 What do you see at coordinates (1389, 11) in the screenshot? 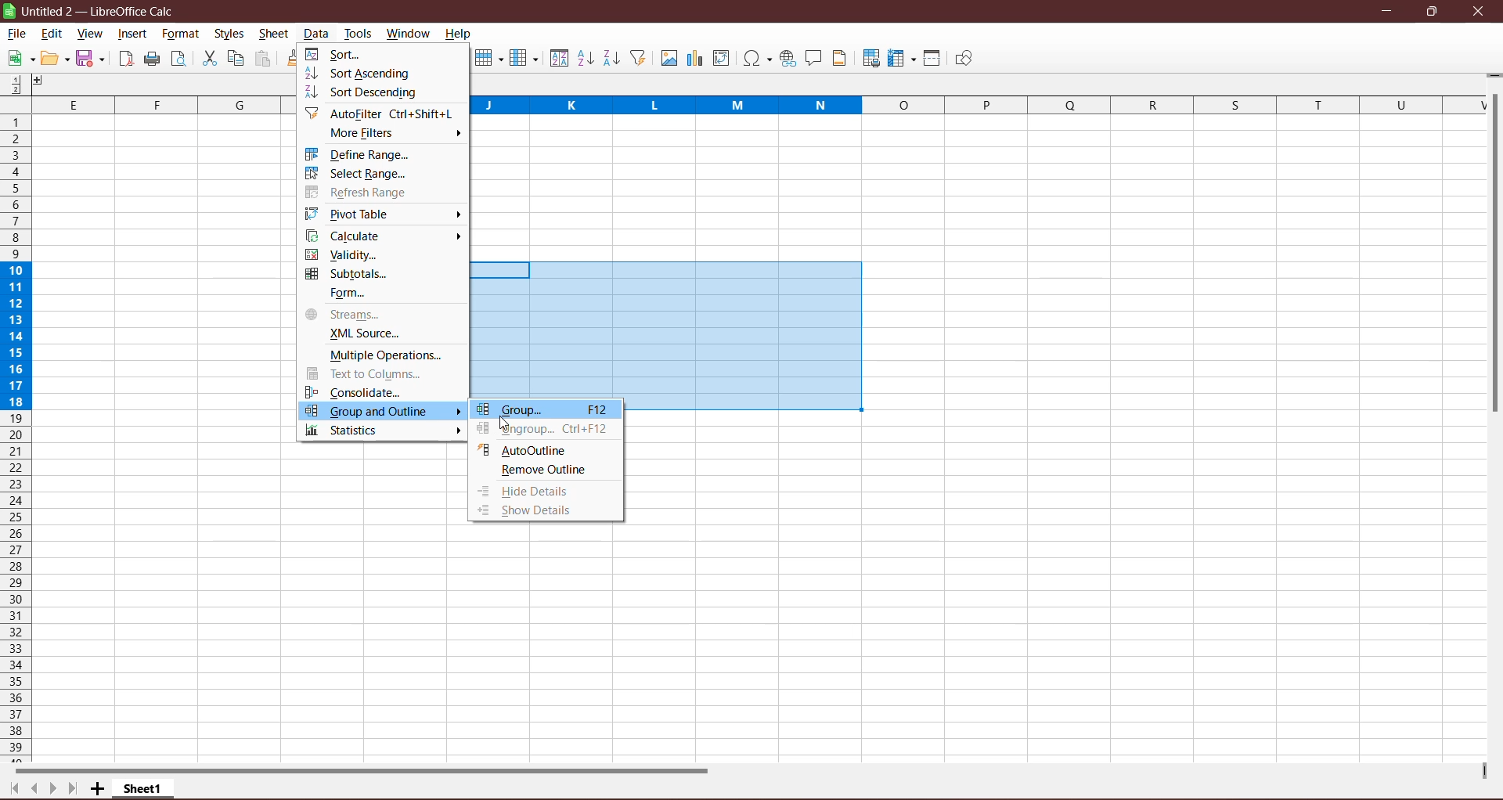
I see `Minimize` at bounding box center [1389, 11].